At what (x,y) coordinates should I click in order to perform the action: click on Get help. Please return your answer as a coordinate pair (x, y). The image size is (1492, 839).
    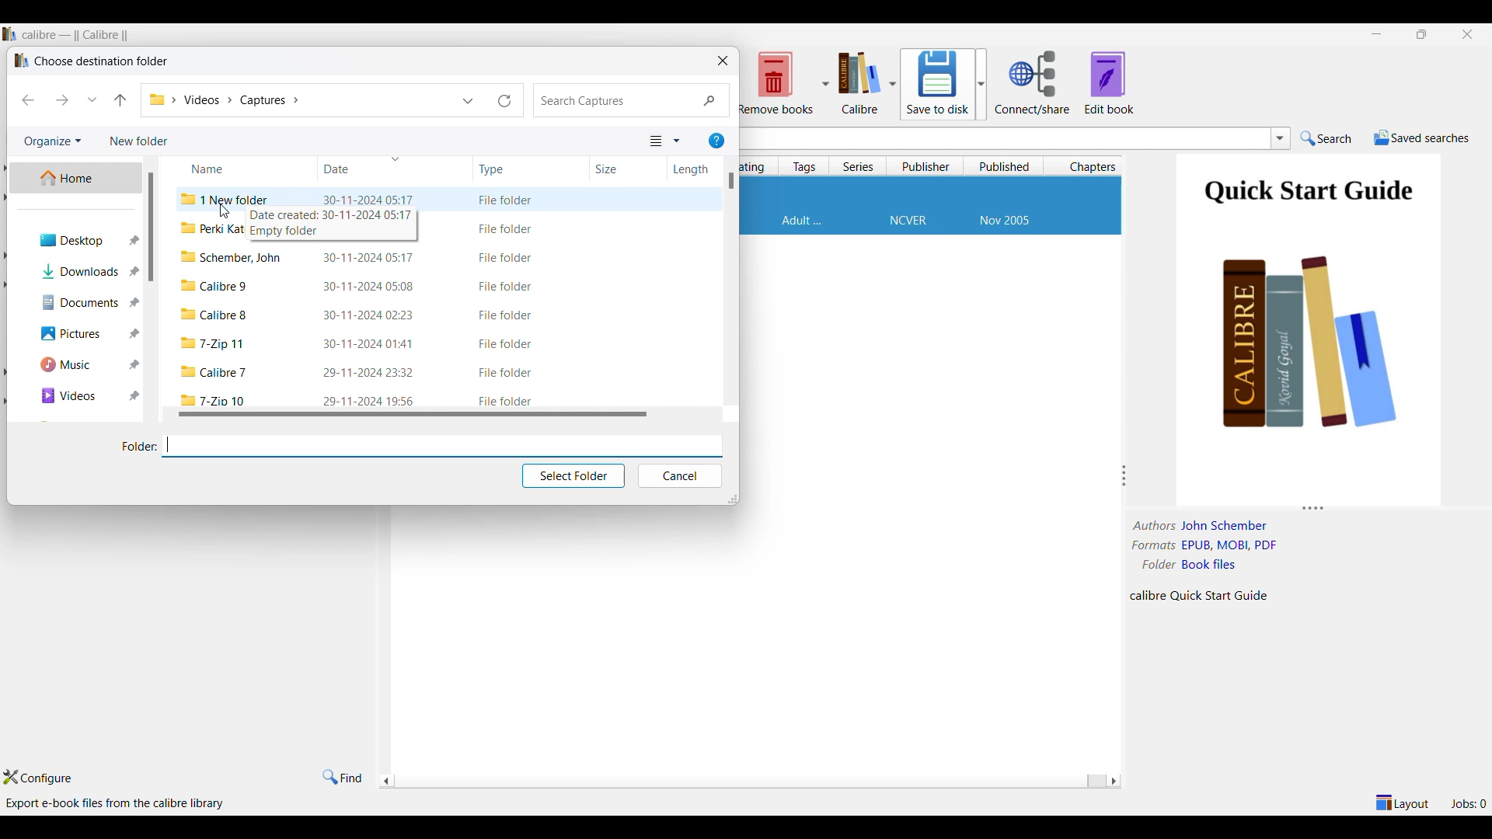
    Looking at the image, I should click on (716, 141).